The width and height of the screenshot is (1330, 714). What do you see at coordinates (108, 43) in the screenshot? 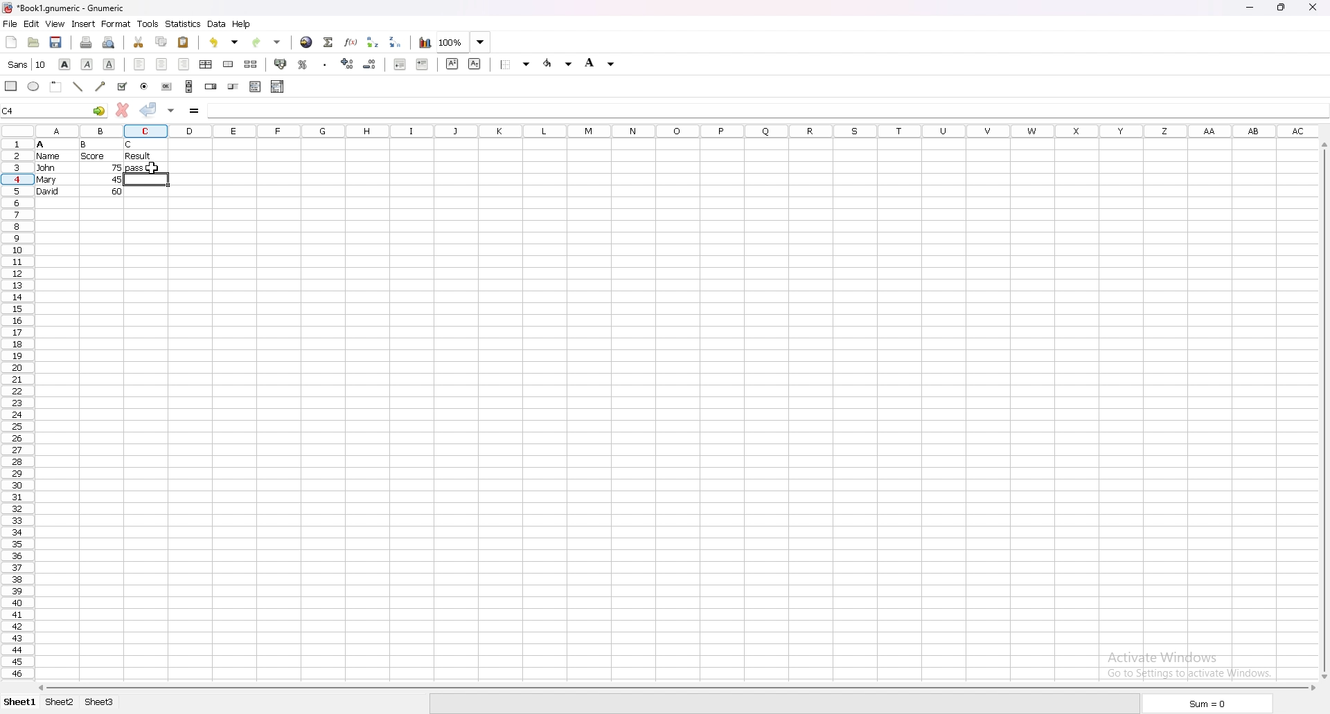
I see `print preview` at bounding box center [108, 43].